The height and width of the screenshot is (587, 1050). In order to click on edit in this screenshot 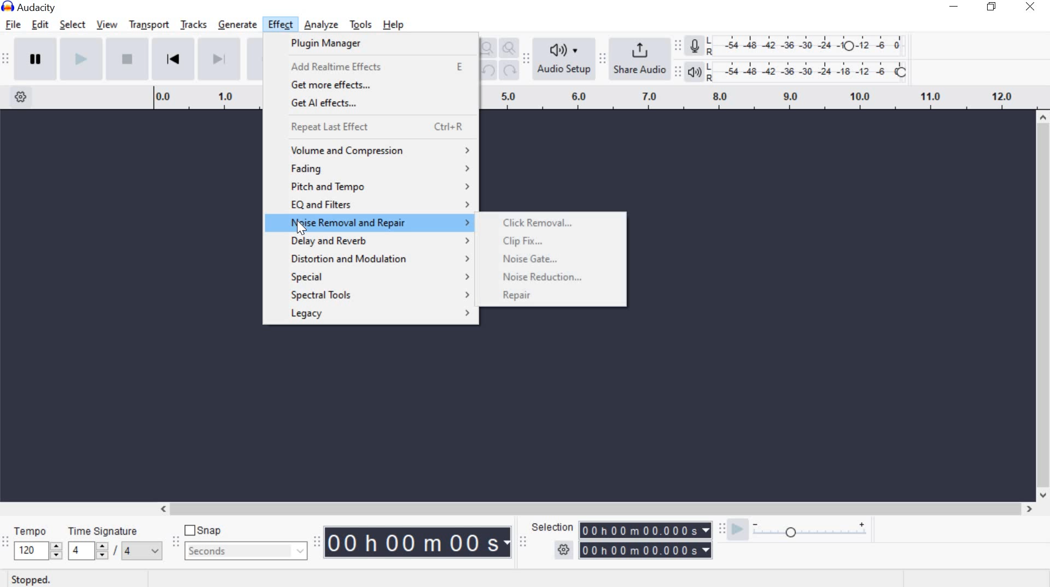, I will do `click(40, 24)`.